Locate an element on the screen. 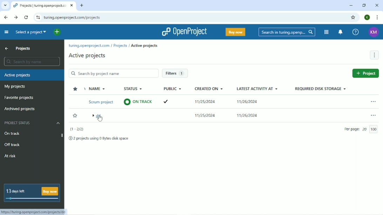 This screenshot has height=215, width=383. 11/25/2024 is located at coordinates (246, 116).